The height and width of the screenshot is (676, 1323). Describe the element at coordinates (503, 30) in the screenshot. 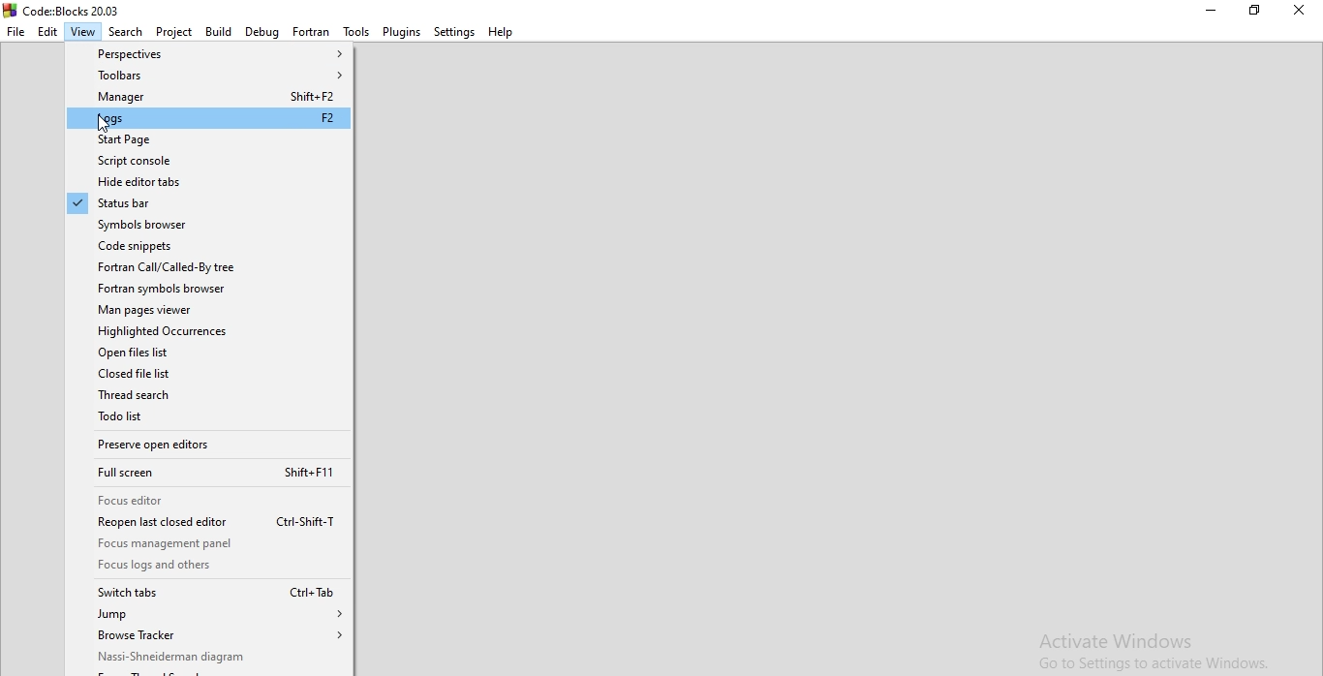

I see `Help` at that location.